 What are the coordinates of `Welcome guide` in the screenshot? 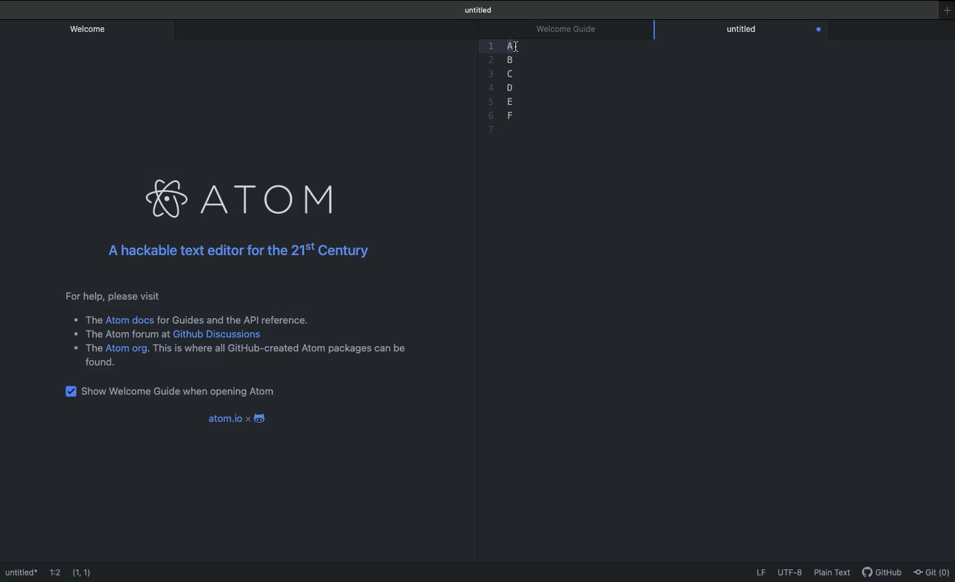 It's located at (567, 30).